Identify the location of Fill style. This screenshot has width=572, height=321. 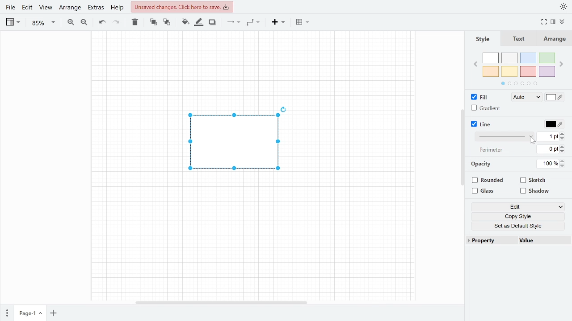
(523, 97).